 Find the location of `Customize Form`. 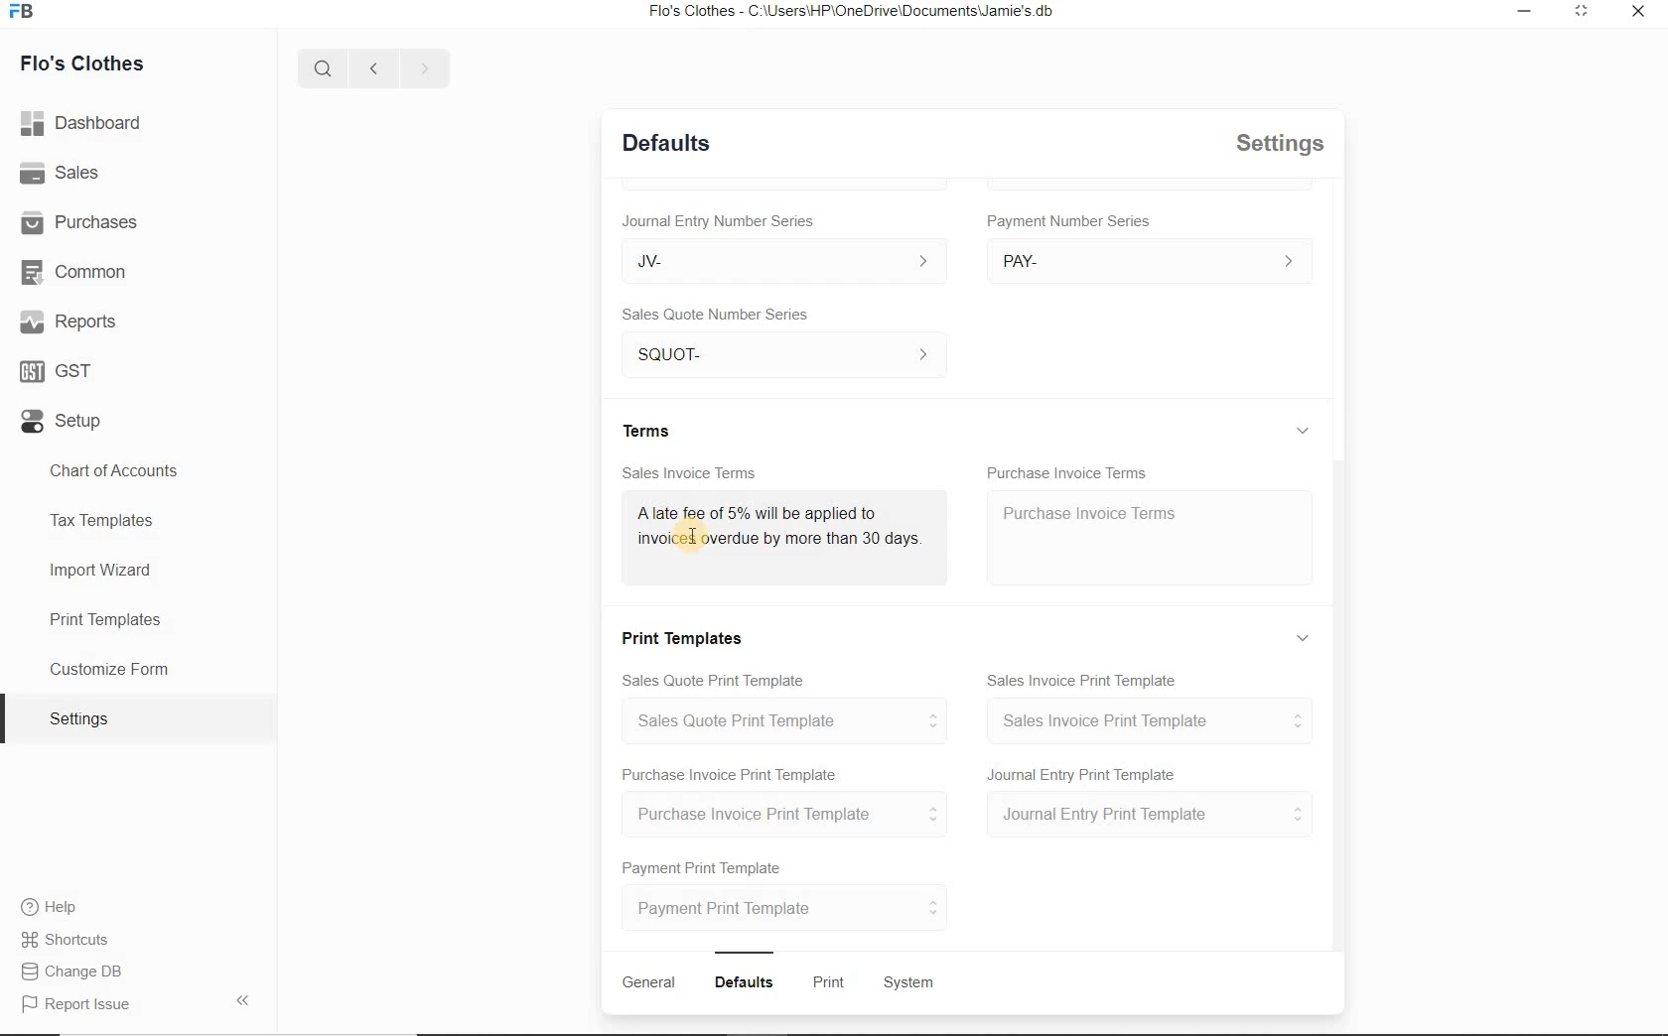

Customize Form is located at coordinates (109, 670).